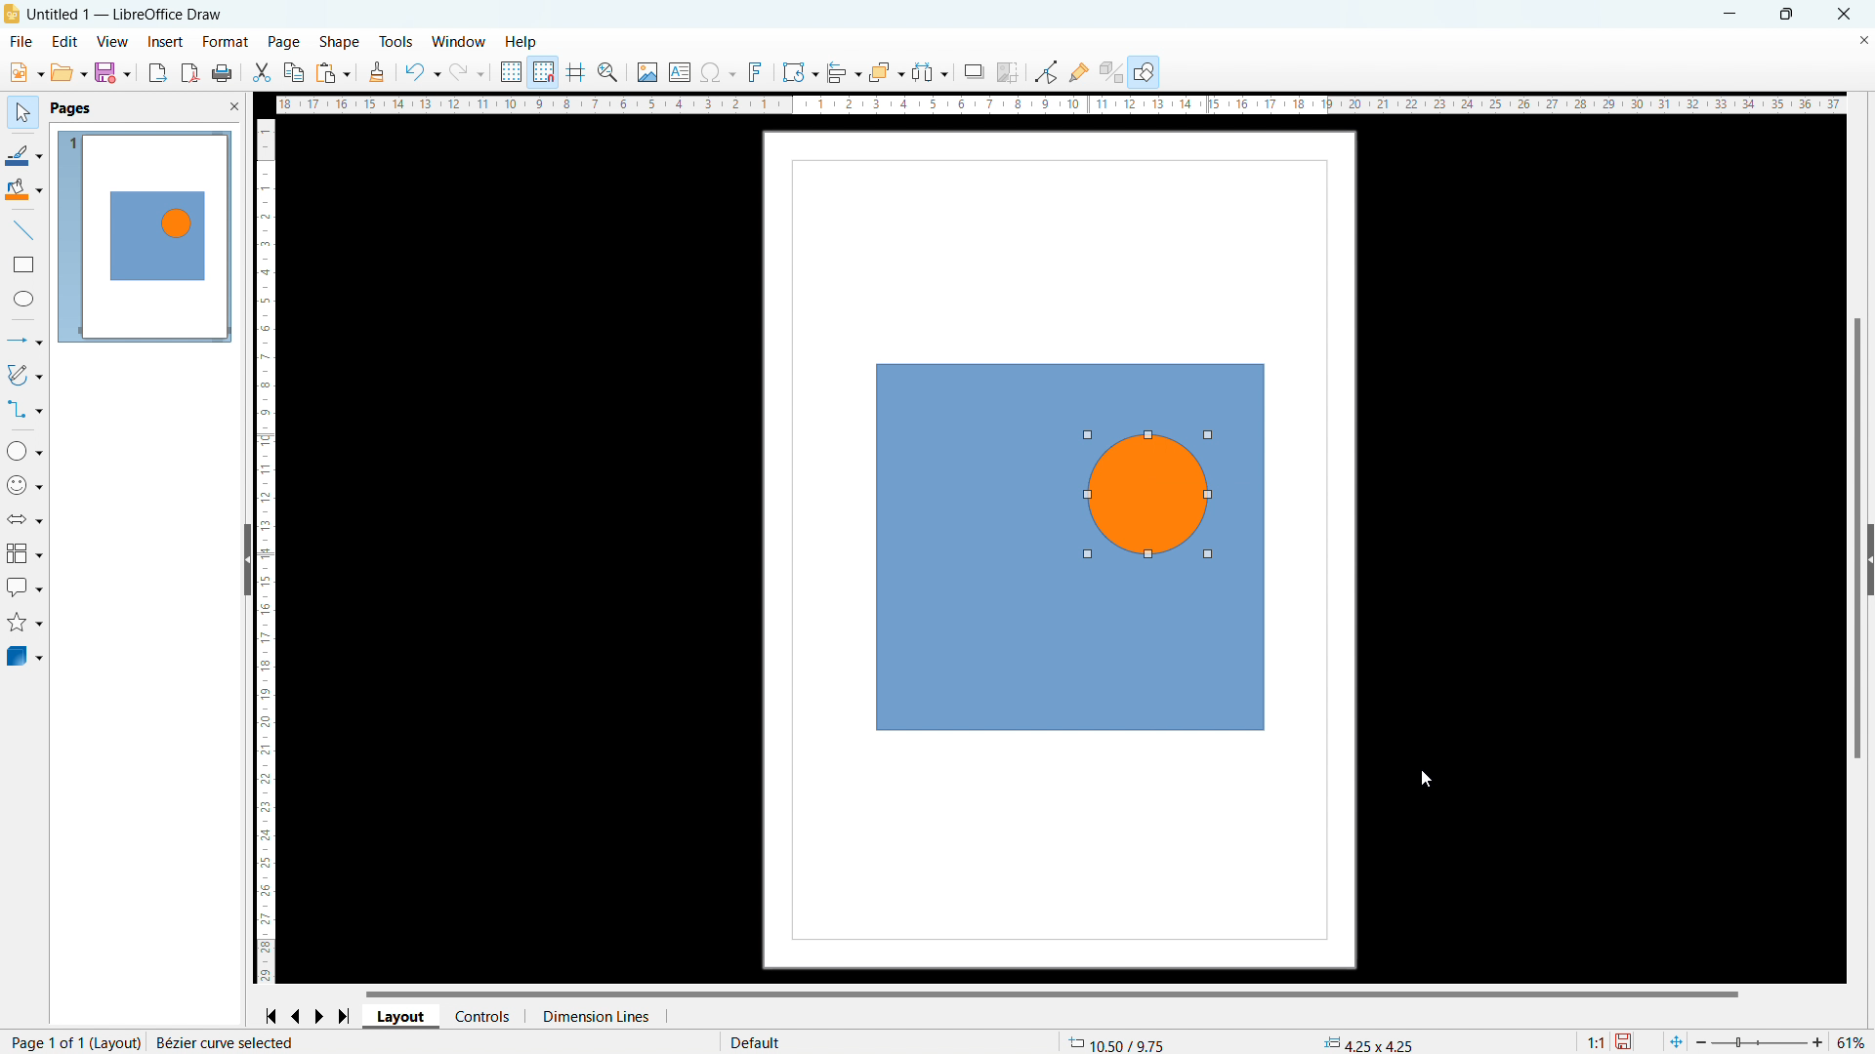 The height and width of the screenshot is (1054, 1875). What do you see at coordinates (26, 72) in the screenshot?
I see `open` at bounding box center [26, 72].